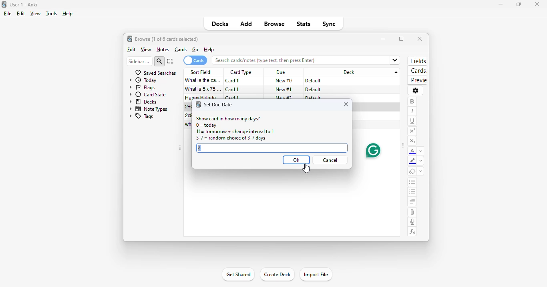 The image size is (547, 287). I want to click on set due date, so click(219, 104).